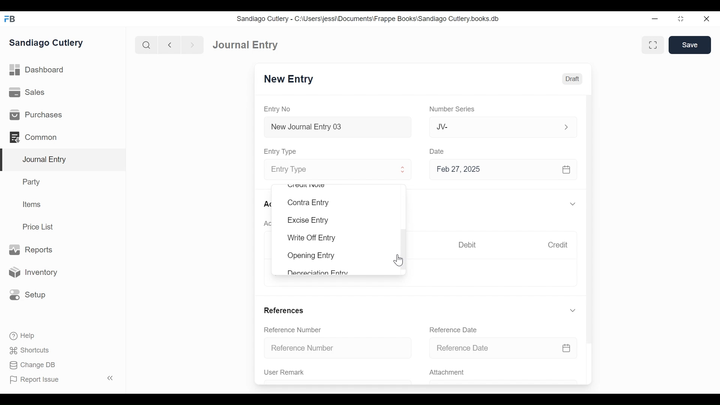 This screenshot has height=405, width=720. Describe the element at coordinates (313, 238) in the screenshot. I see `Write Off Entry` at that location.